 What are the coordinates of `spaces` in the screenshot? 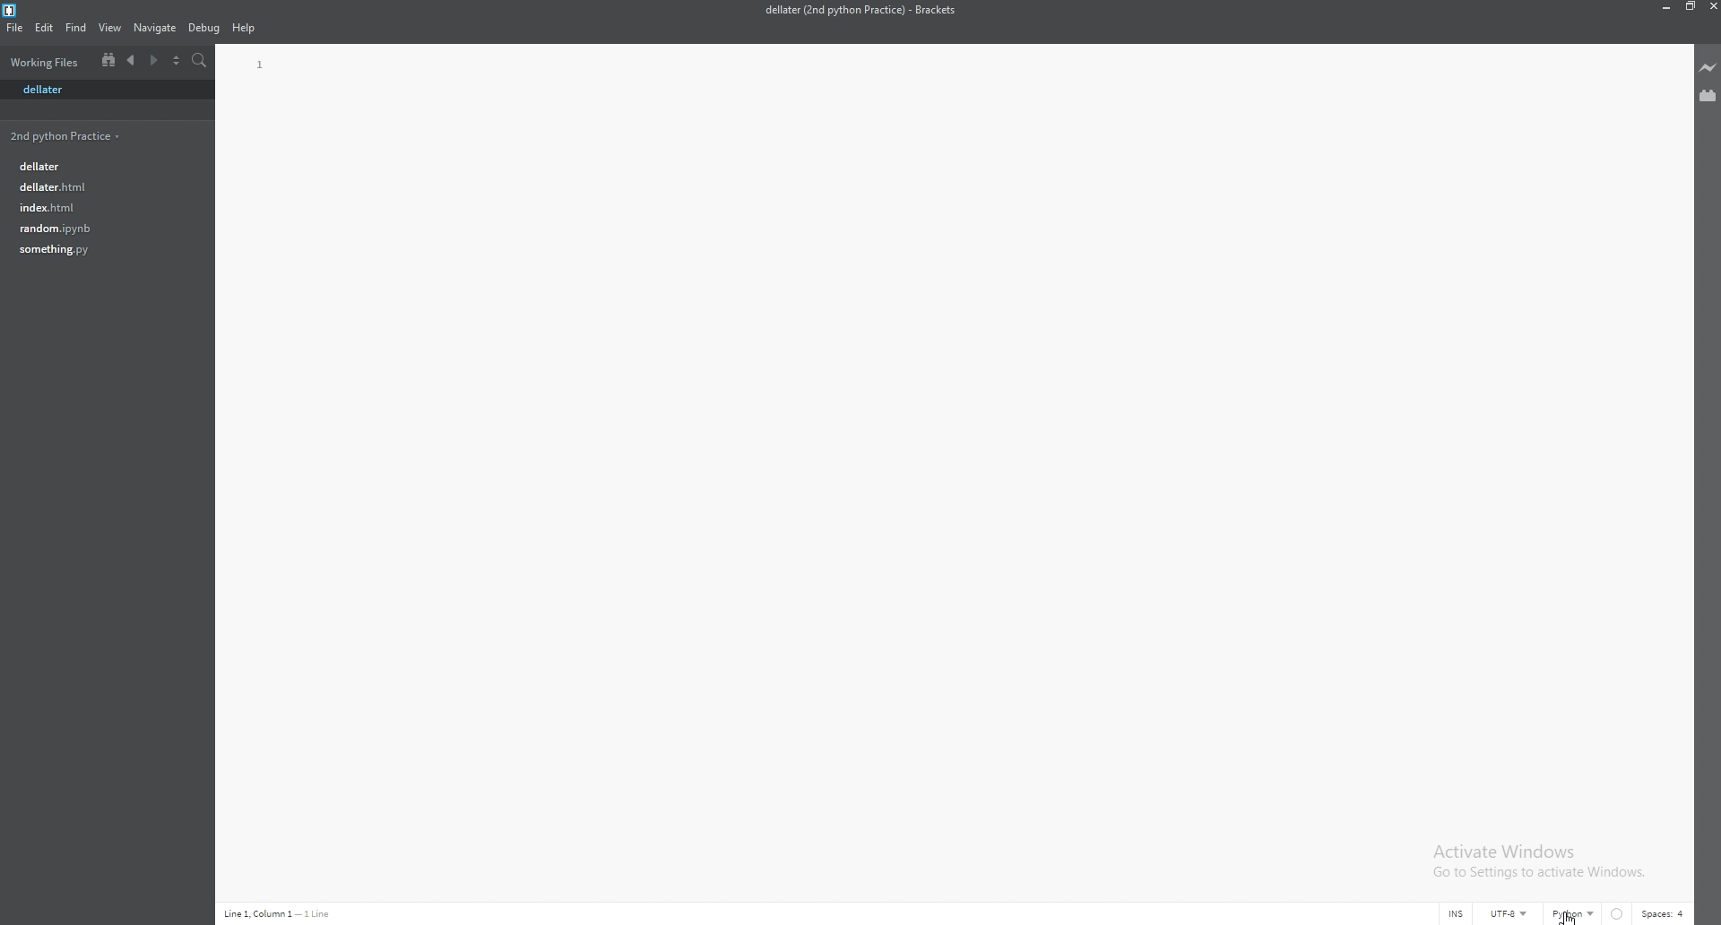 It's located at (1665, 913).